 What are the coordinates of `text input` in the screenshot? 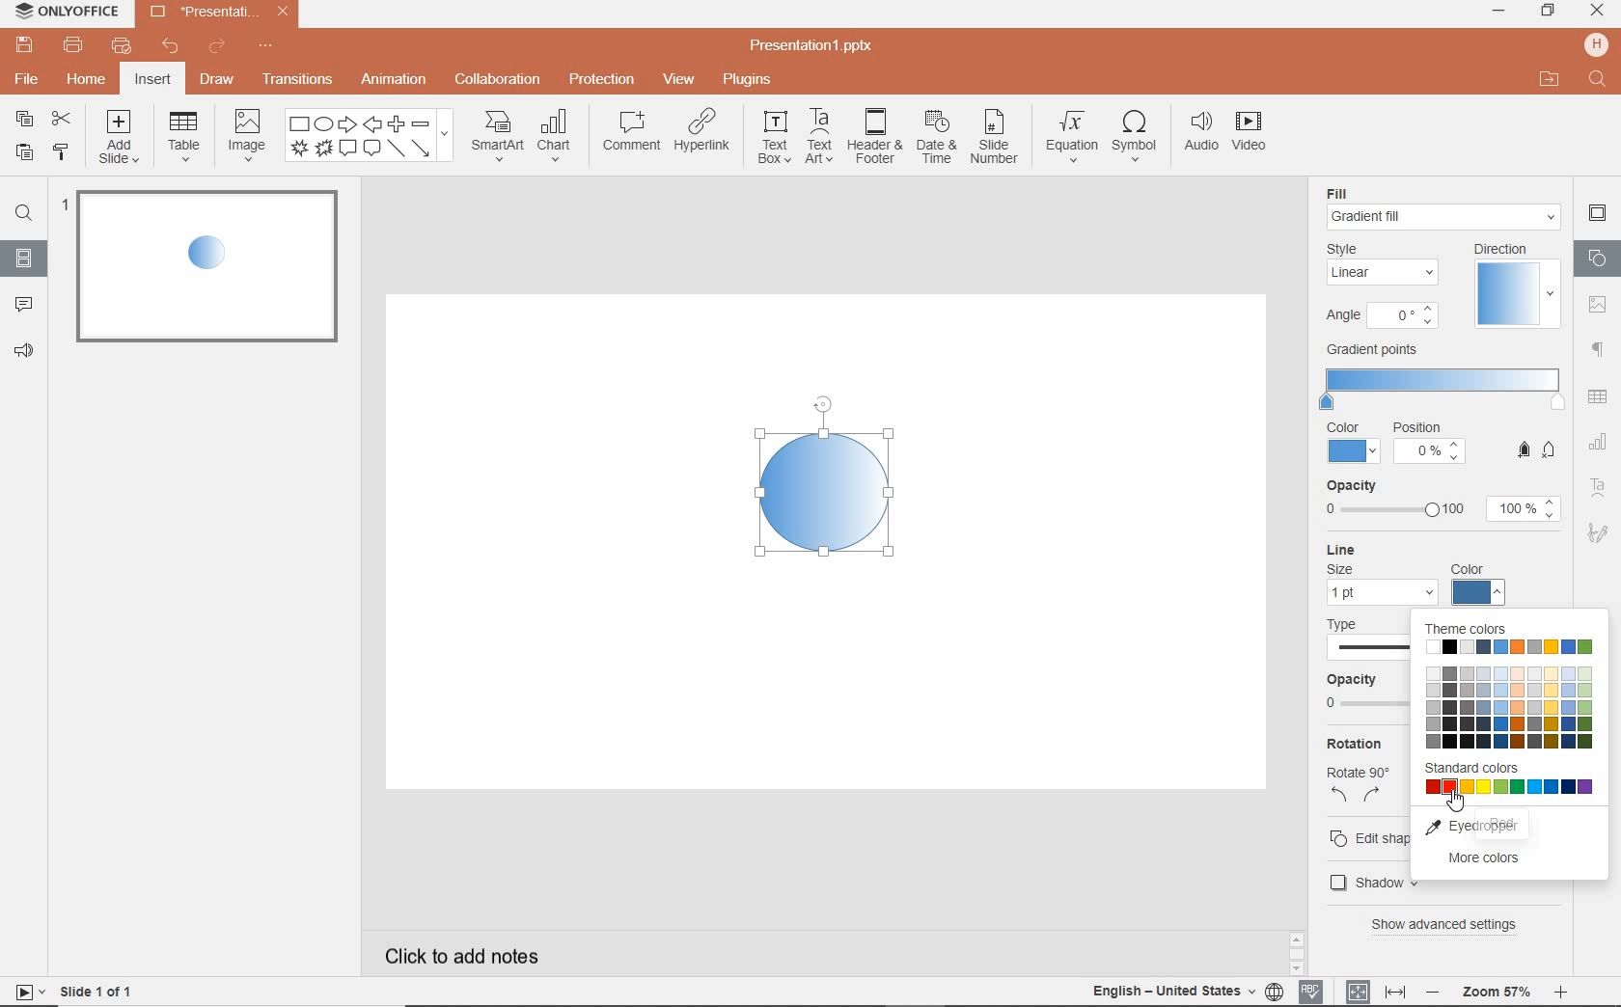 It's located at (1598, 81).